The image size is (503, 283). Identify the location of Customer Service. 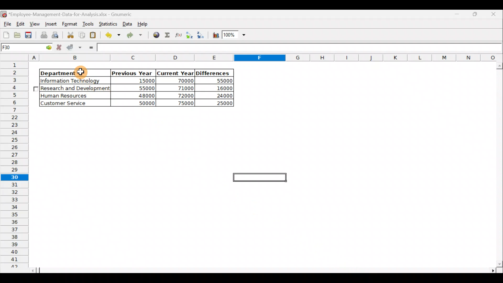
(69, 103).